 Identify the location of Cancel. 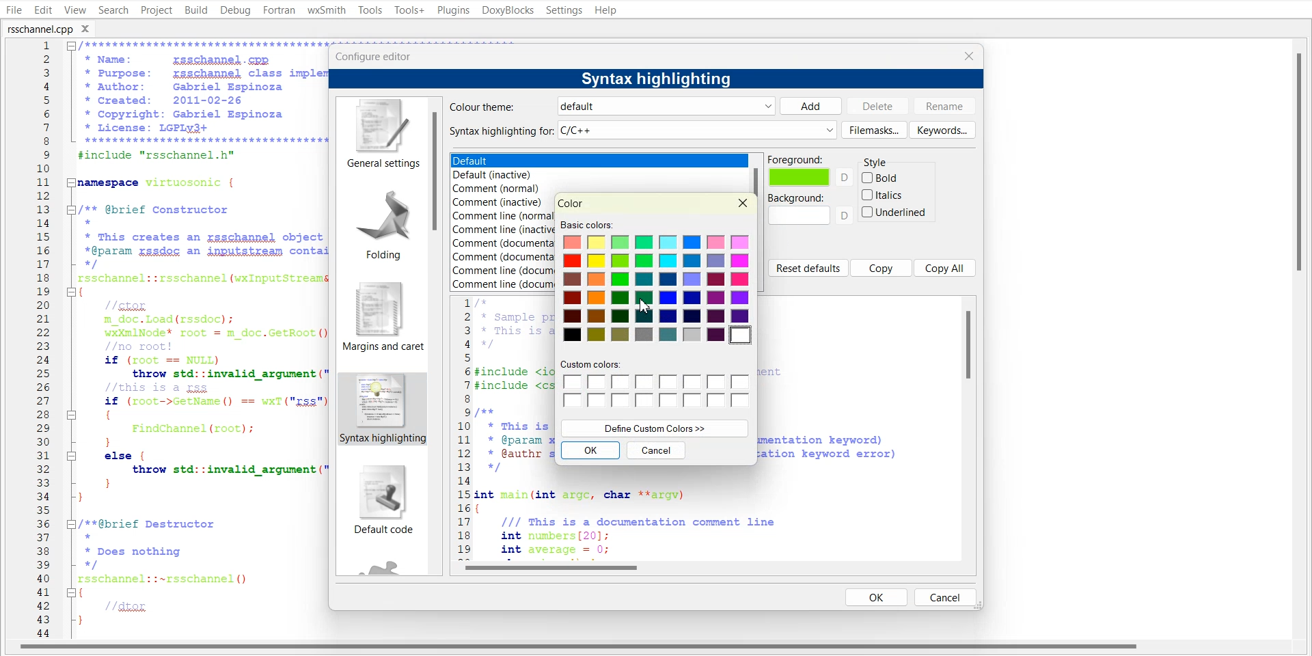
(945, 597).